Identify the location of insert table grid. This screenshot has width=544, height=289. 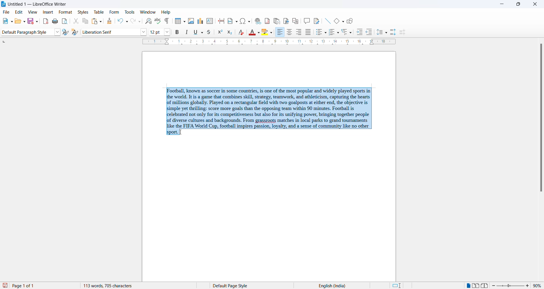
(184, 21).